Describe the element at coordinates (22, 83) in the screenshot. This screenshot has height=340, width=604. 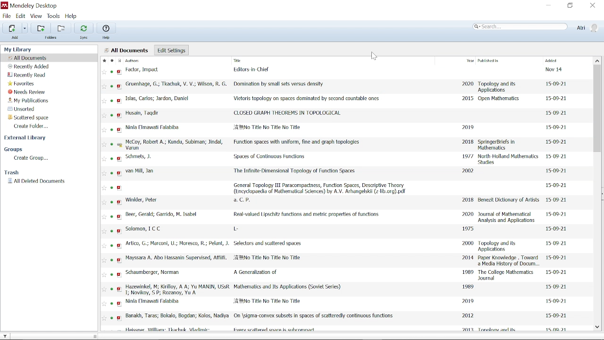
I see `Favorites` at that location.